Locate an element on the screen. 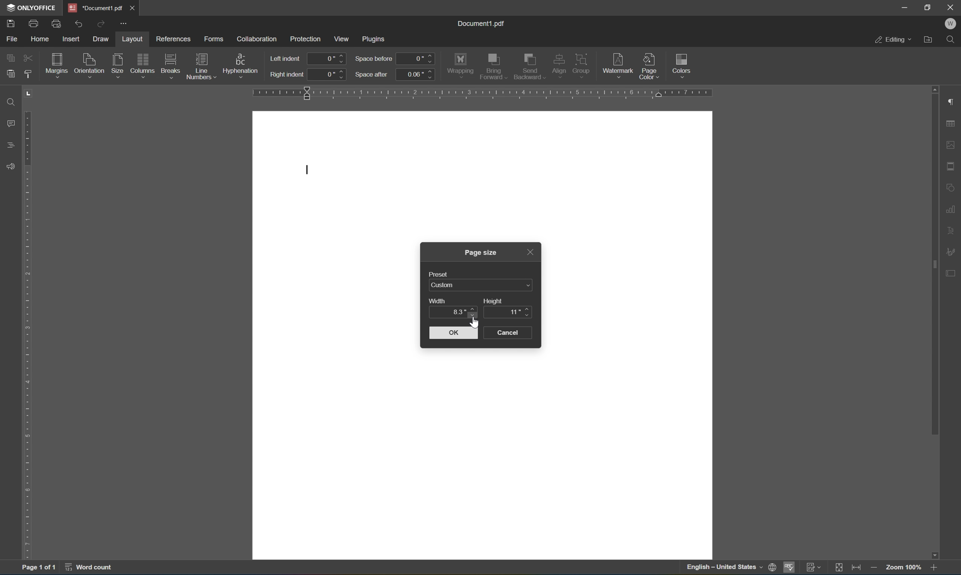 Image resolution: width=961 pixels, height=575 pixels. Find is located at coordinates (9, 102).